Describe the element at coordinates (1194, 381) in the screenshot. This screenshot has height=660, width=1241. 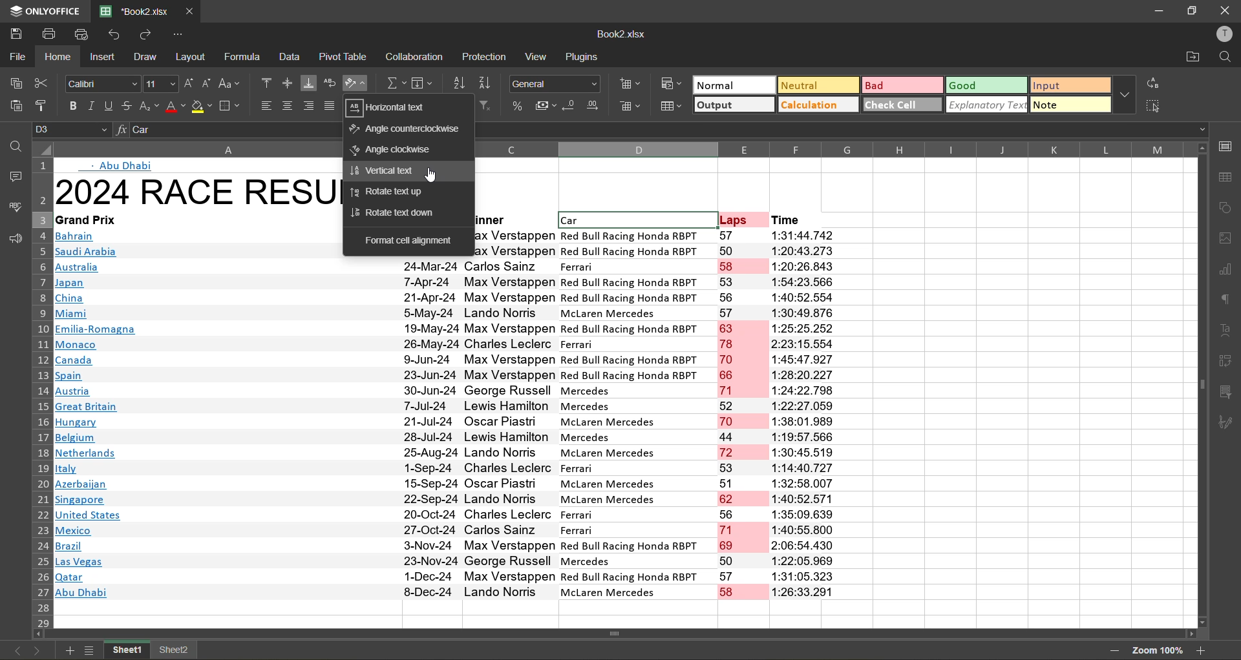
I see `Scrollbar` at that location.